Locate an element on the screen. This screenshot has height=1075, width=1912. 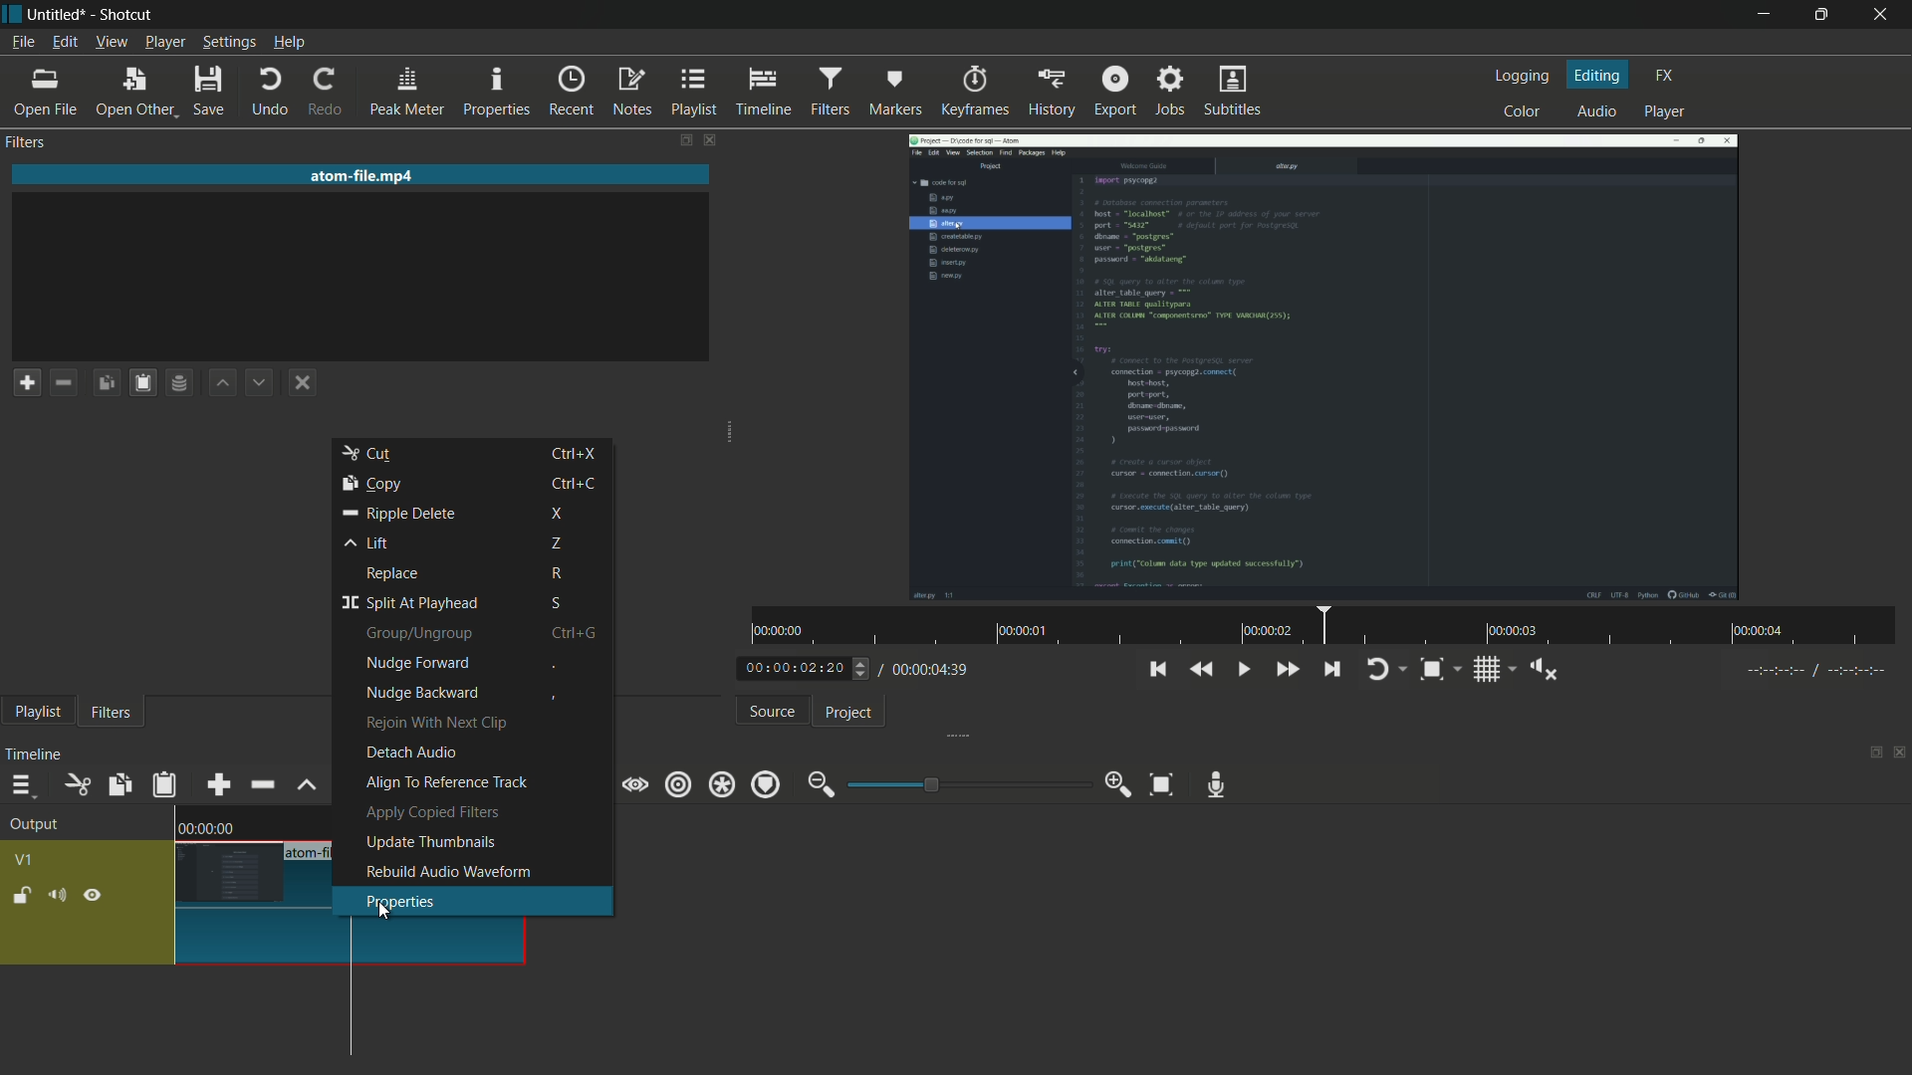
current time is located at coordinates (796, 667).